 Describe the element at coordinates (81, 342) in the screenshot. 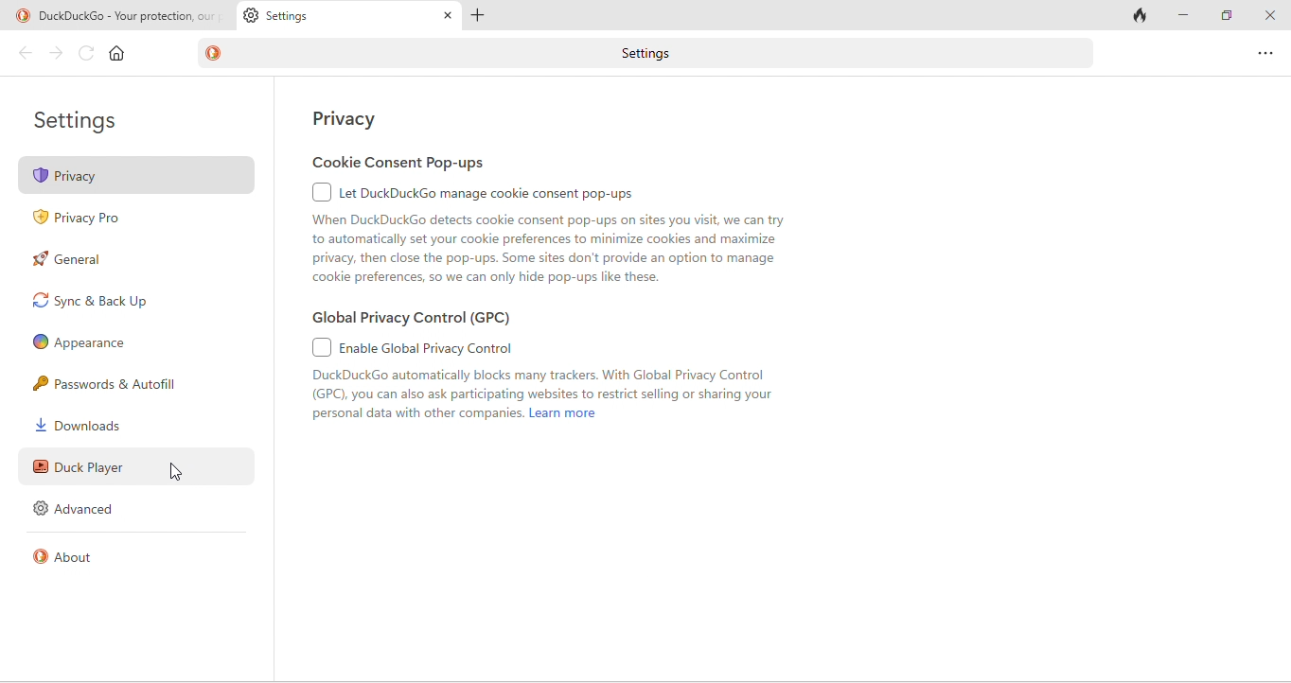

I see `appearance` at that location.